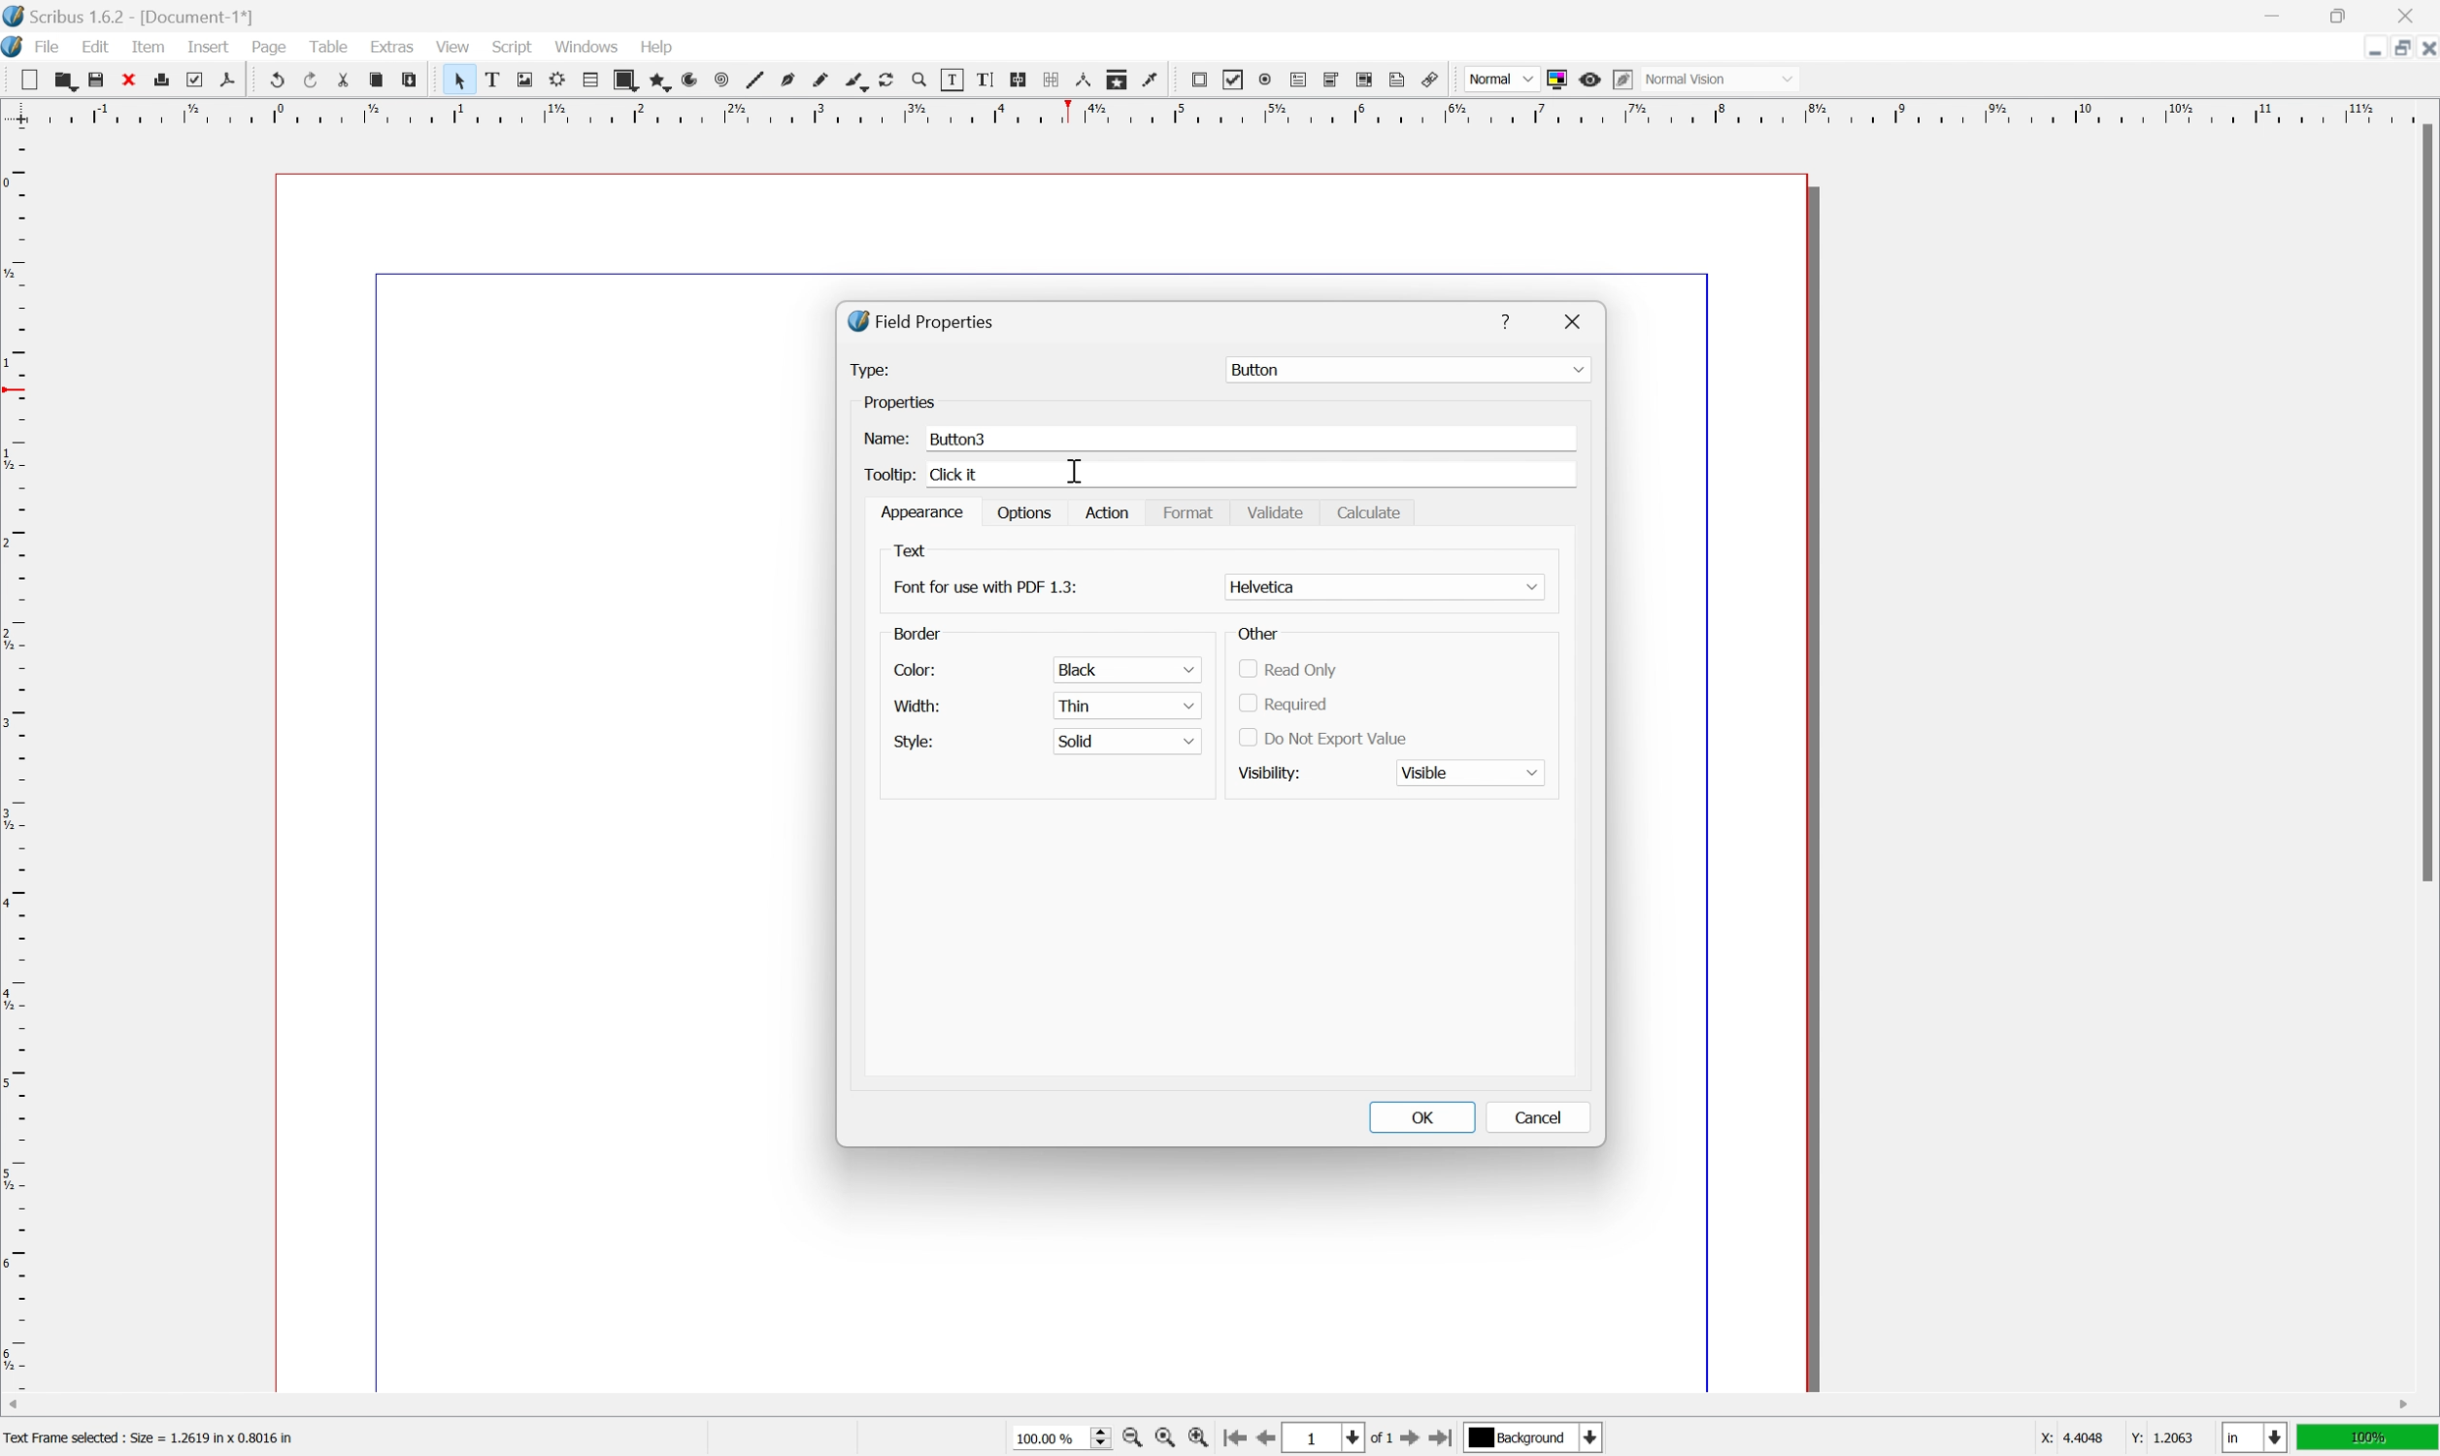  Describe the element at coordinates (2396, 47) in the screenshot. I see `restore down` at that location.